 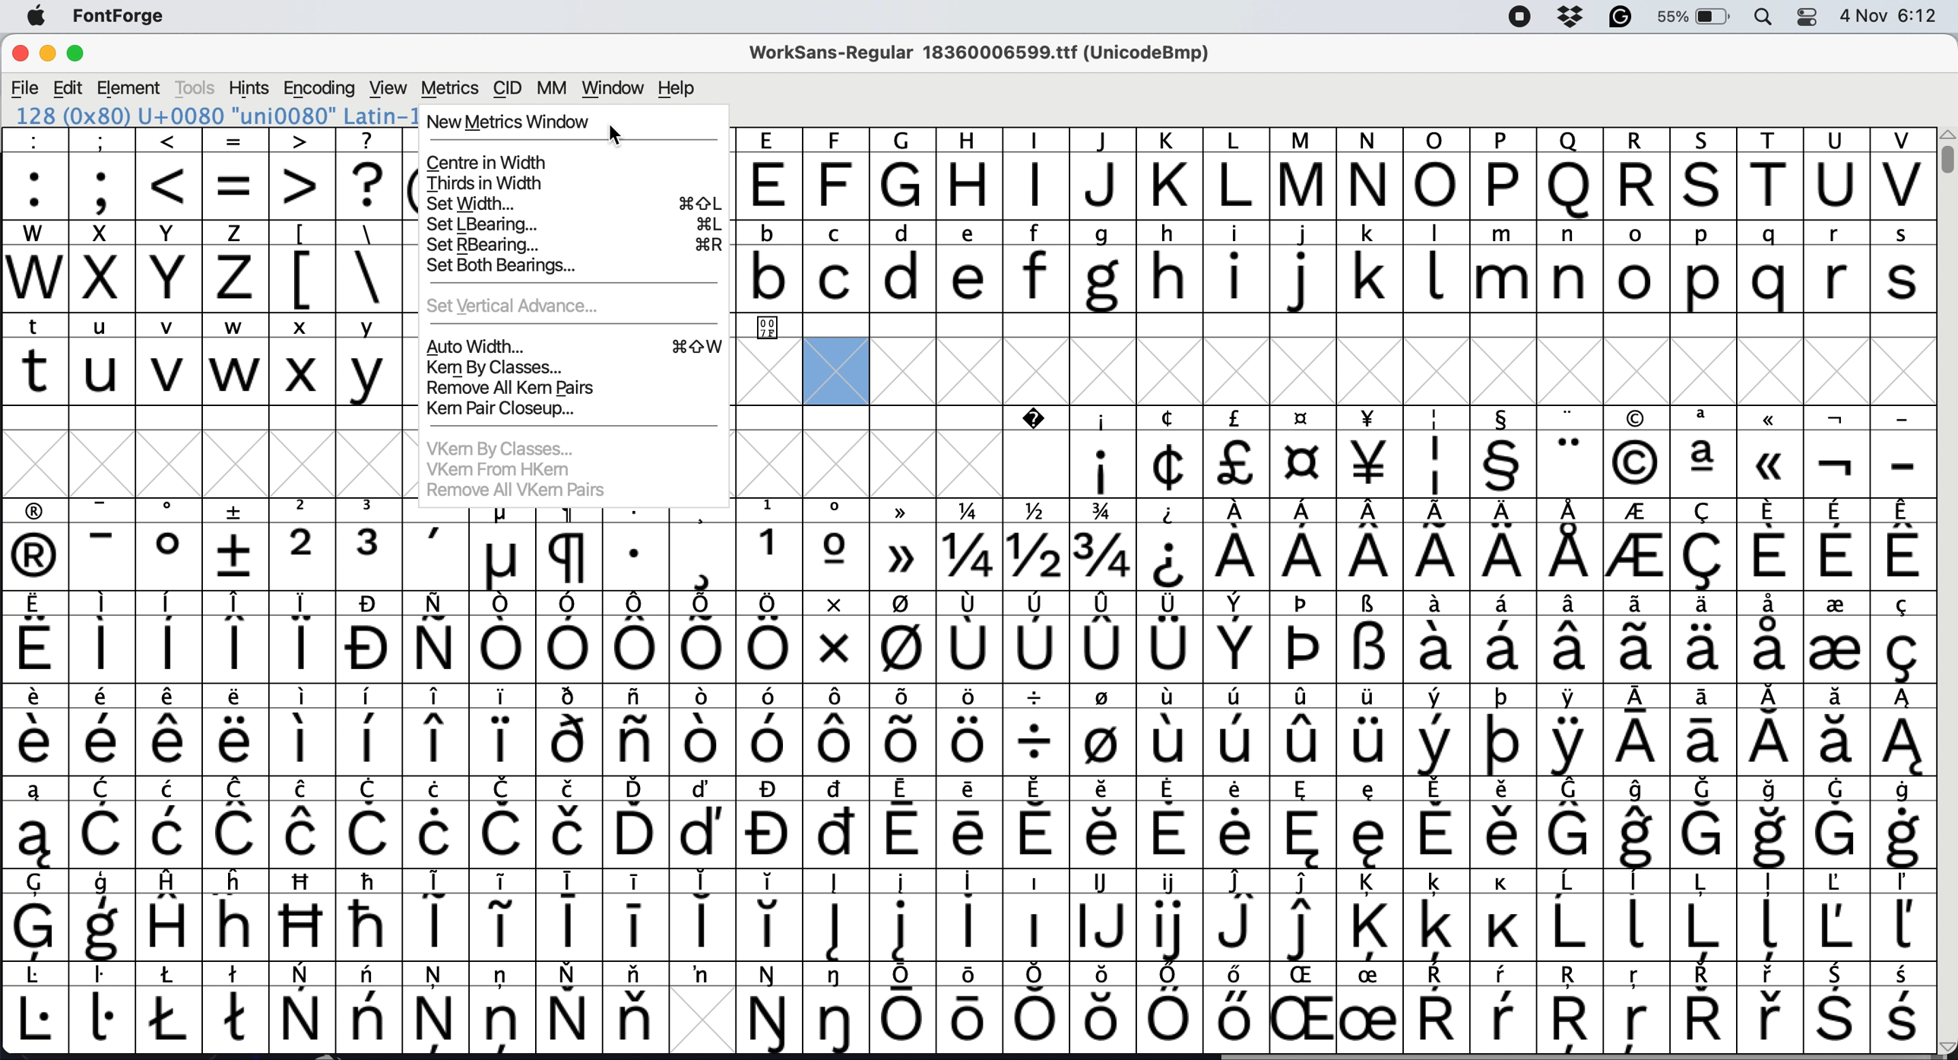 I want to click on special characters, so click(x=968, y=650).